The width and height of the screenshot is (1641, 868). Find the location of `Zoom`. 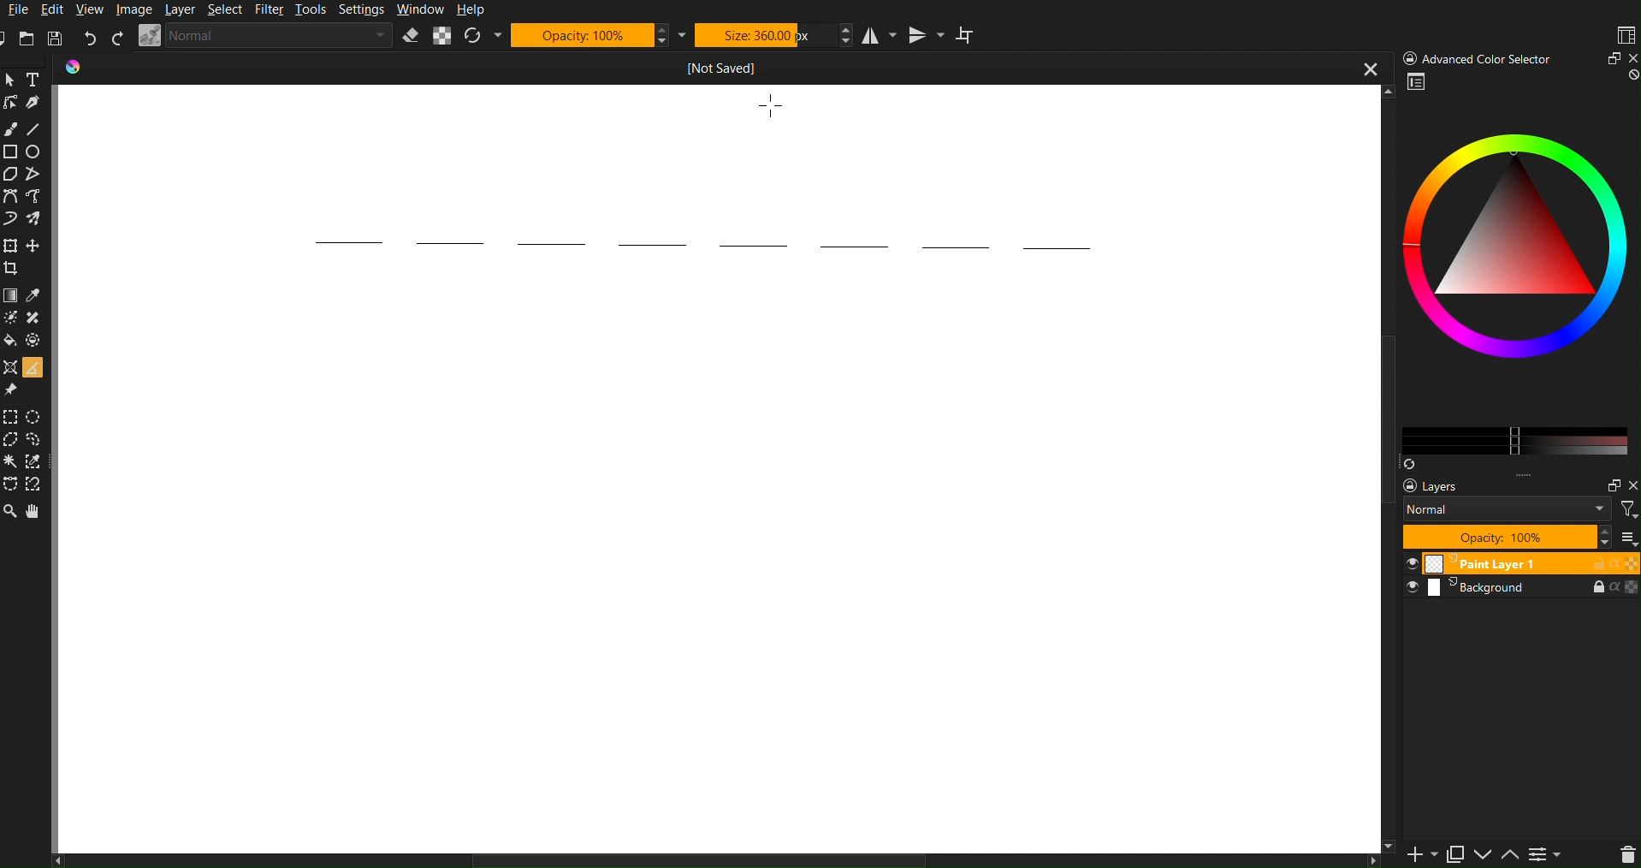

Zoom is located at coordinates (11, 80).